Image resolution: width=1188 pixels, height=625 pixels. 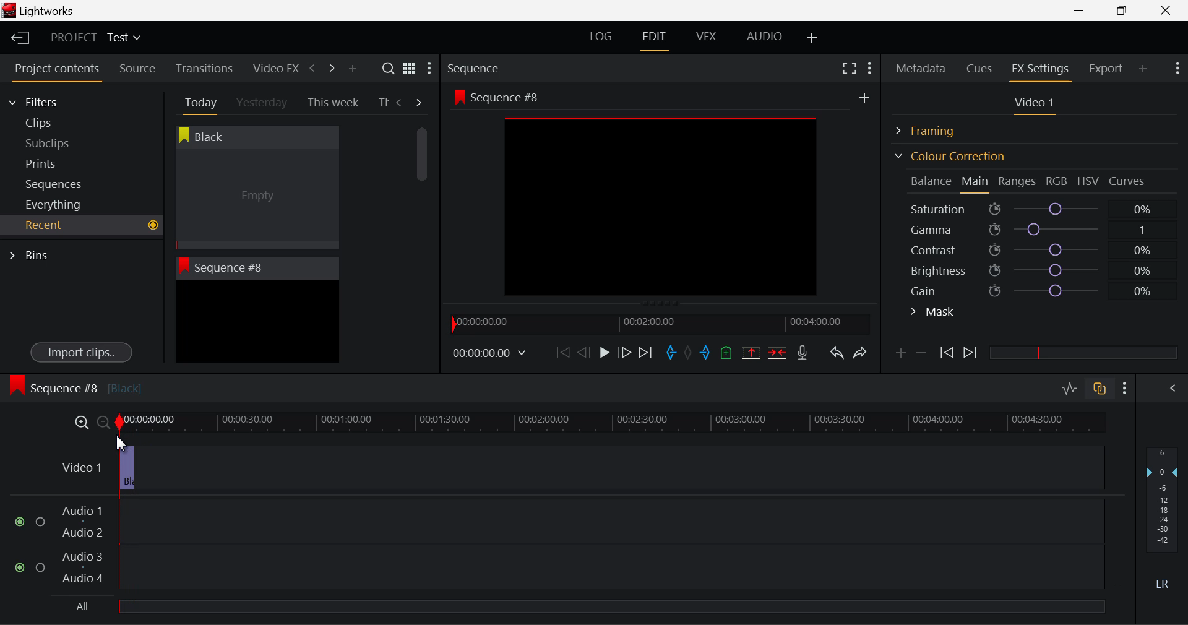 What do you see at coordinates (661, 196) in the screenshot?
I see `Sequence #8 Preview Screen` at bounding box center [661, 196].